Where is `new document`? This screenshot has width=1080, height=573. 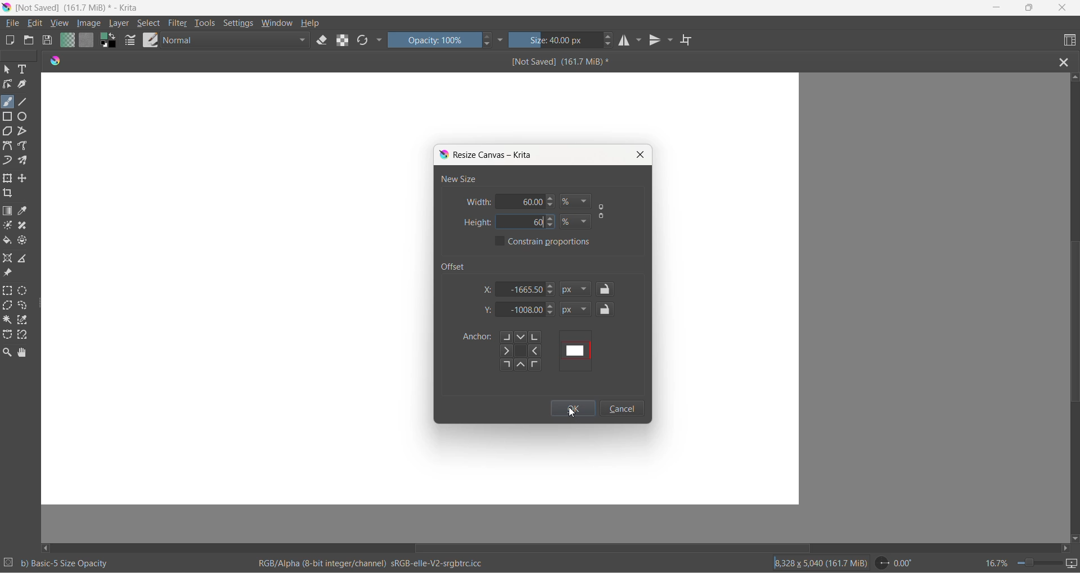
new document is located at coordinates (11, 40).